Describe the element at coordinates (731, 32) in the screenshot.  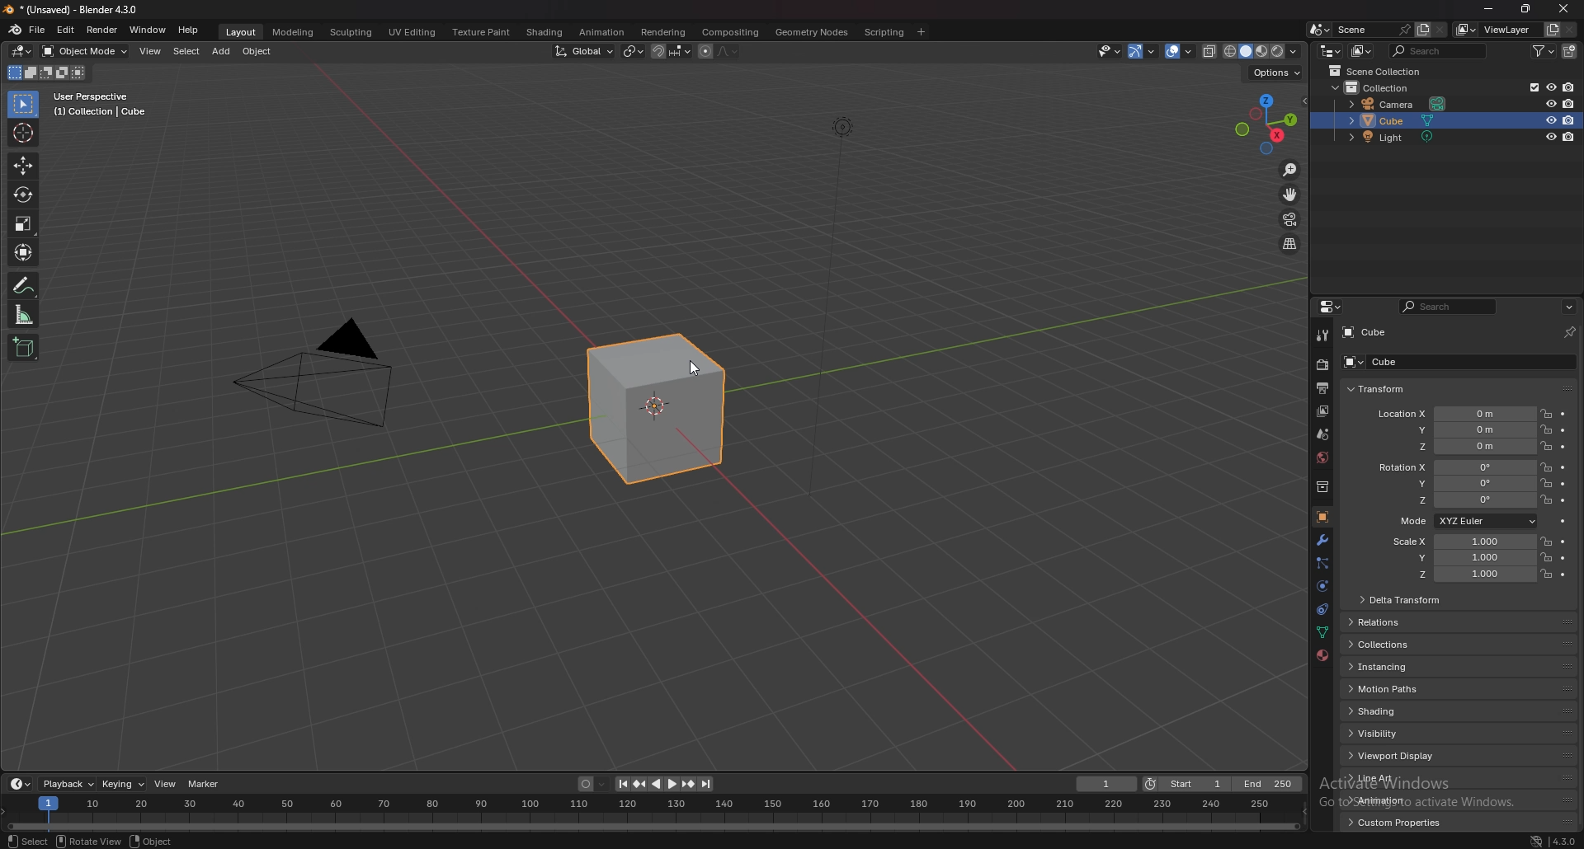
I see `compositing` at that location.